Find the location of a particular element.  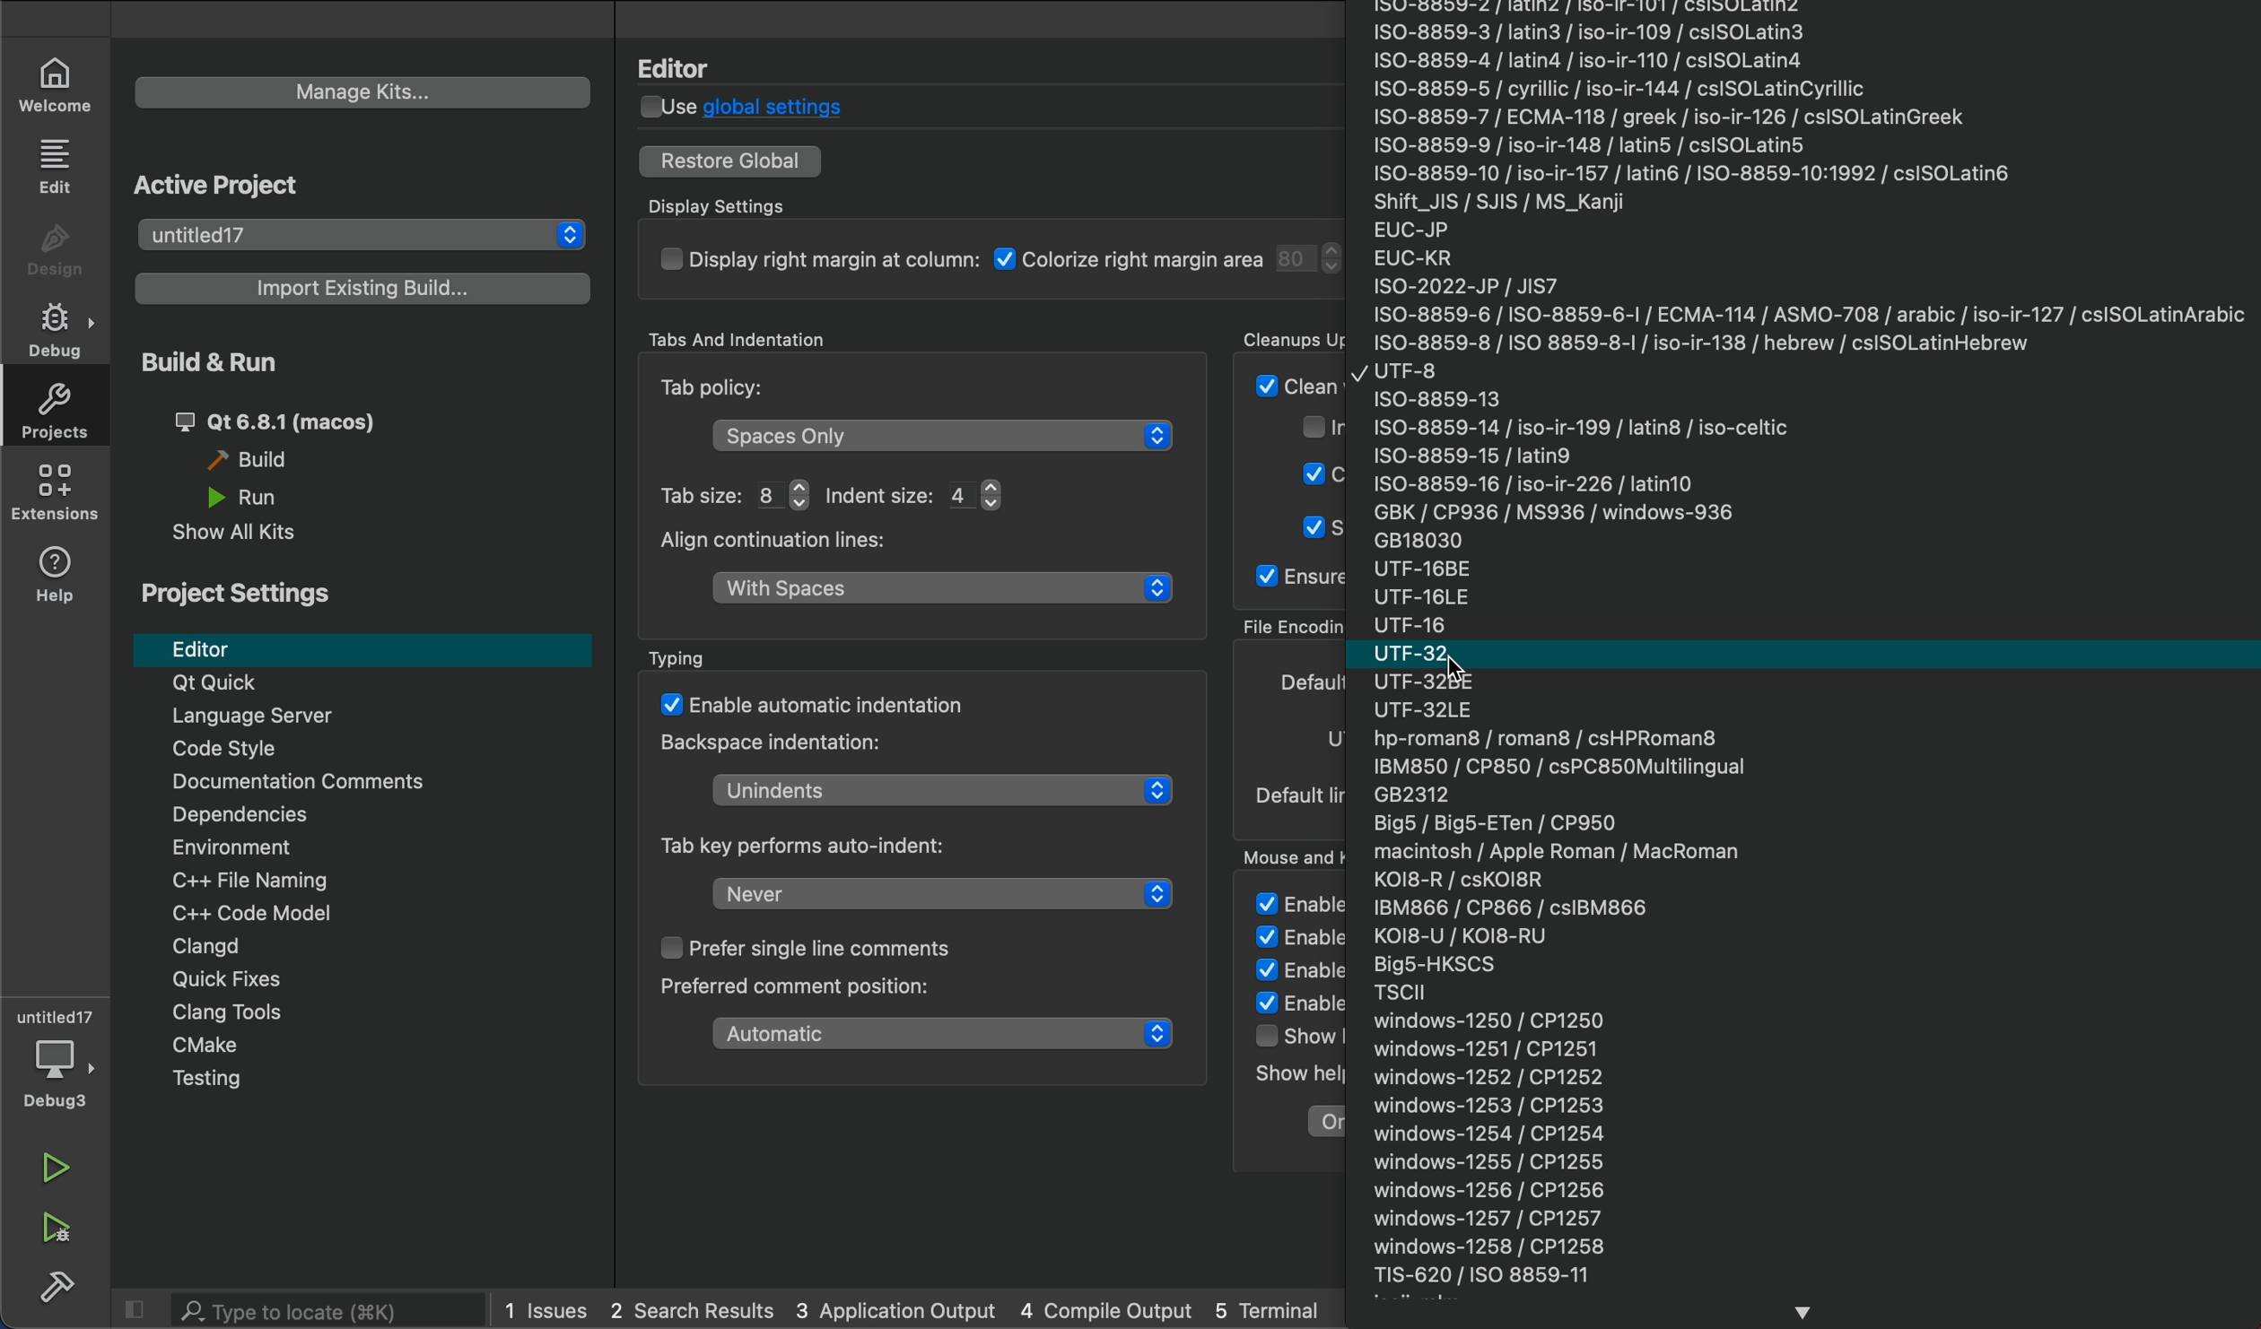

cleanup savings is located at coordinates (1293, 473).